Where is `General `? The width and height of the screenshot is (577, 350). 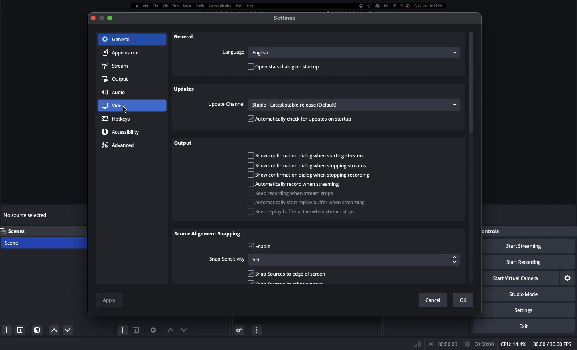 General  is located at coordinates (118, 40).